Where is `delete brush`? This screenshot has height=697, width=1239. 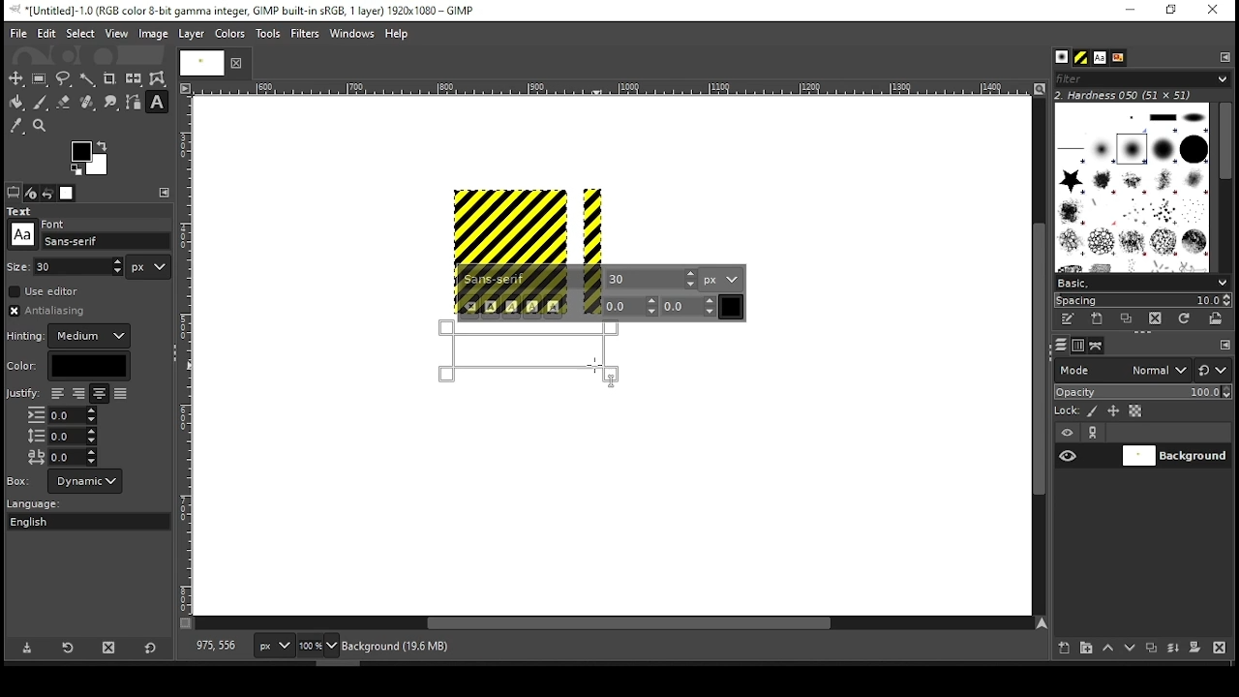
delete brush is located at coordinates (1158, 319).